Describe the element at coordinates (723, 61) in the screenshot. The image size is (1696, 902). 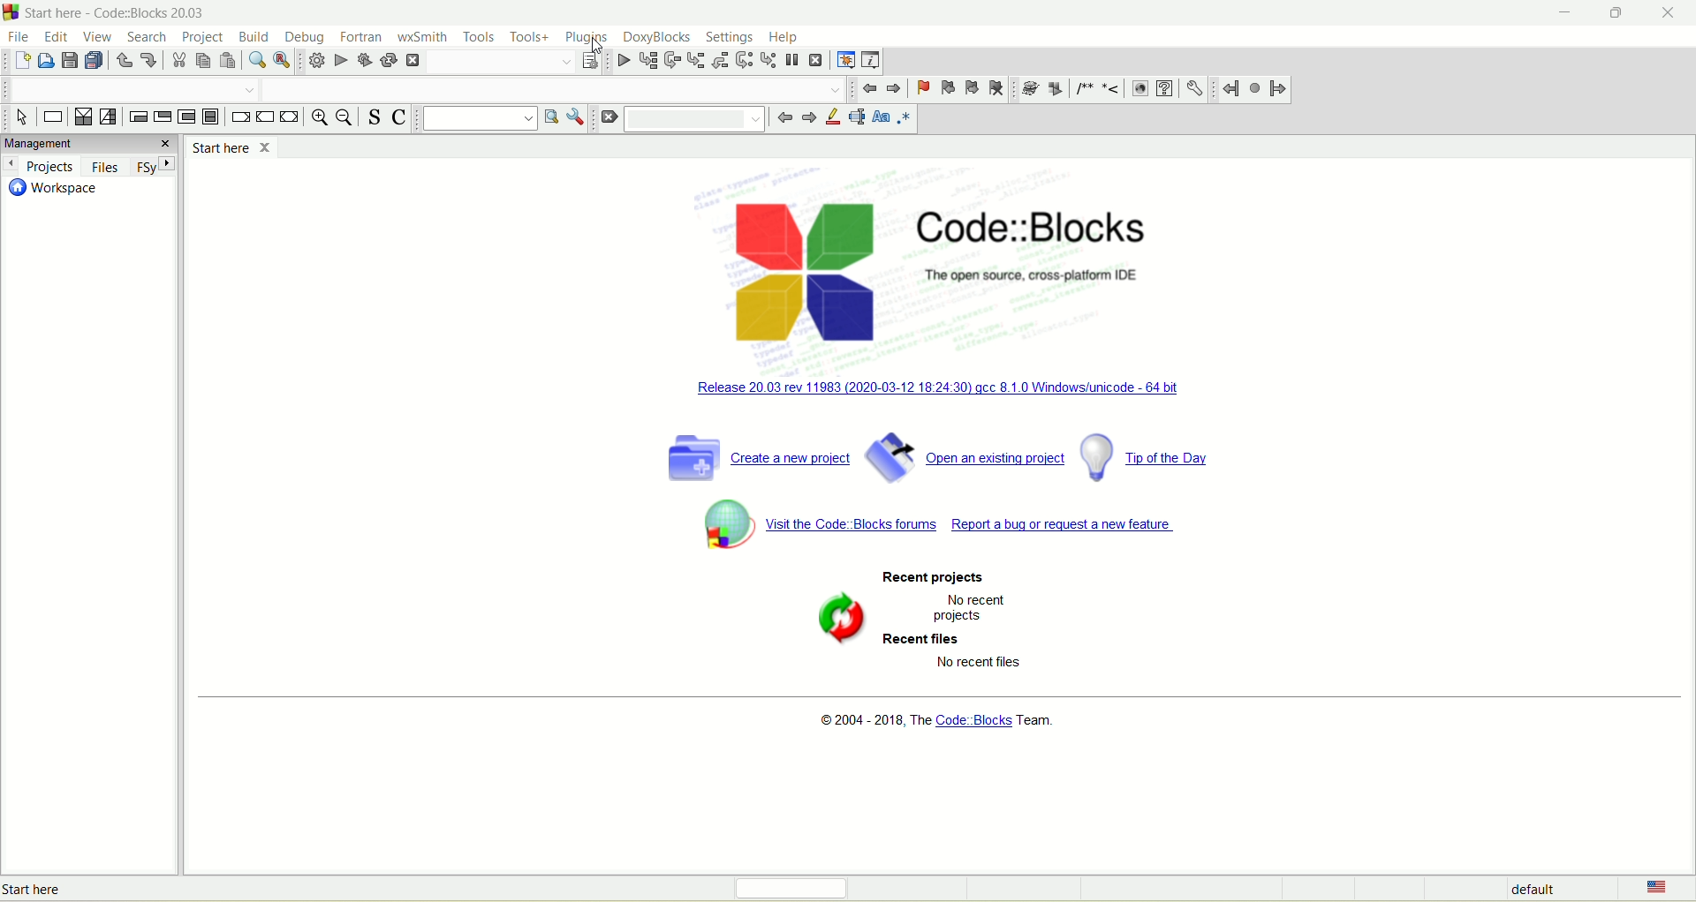
I see `step out` at that location.